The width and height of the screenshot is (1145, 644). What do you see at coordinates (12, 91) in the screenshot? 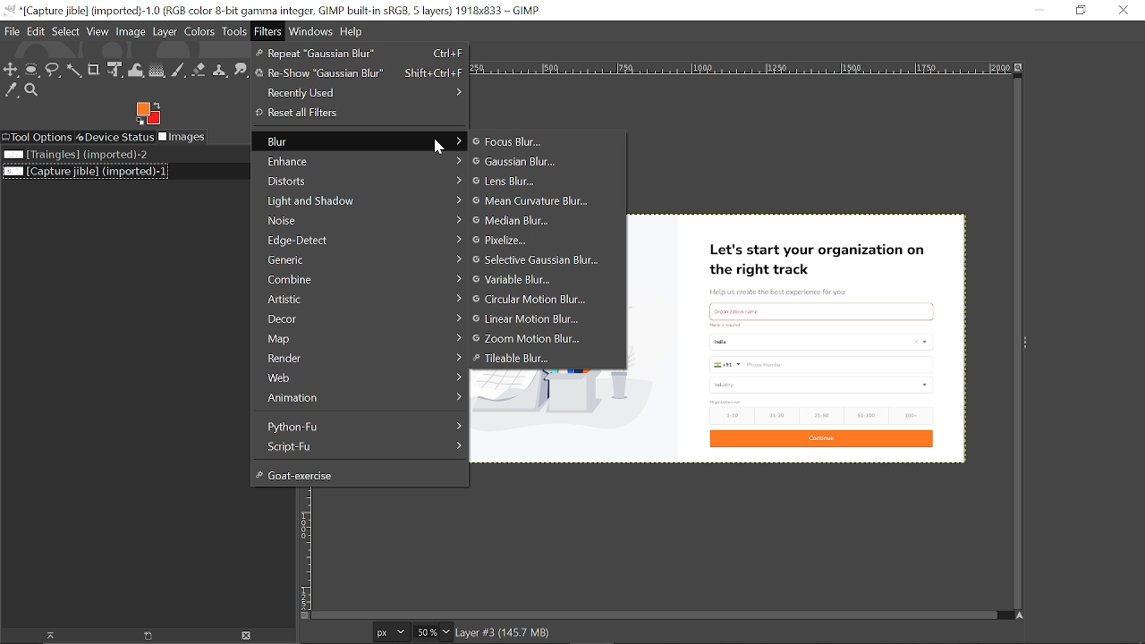
I see `Color picker tool` at bounding box center [12, 91].